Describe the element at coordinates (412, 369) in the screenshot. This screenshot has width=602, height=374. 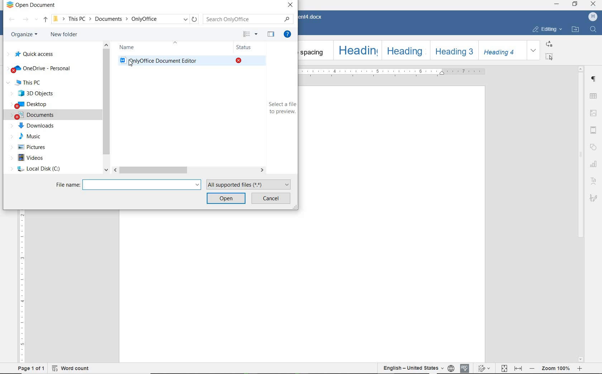
I see `text language` at that location.